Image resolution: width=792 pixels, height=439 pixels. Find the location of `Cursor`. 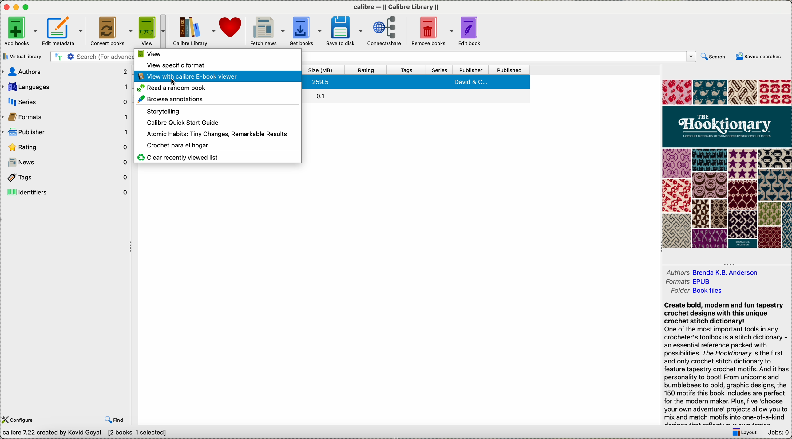

Cursor is located at coordinates (173, 84).